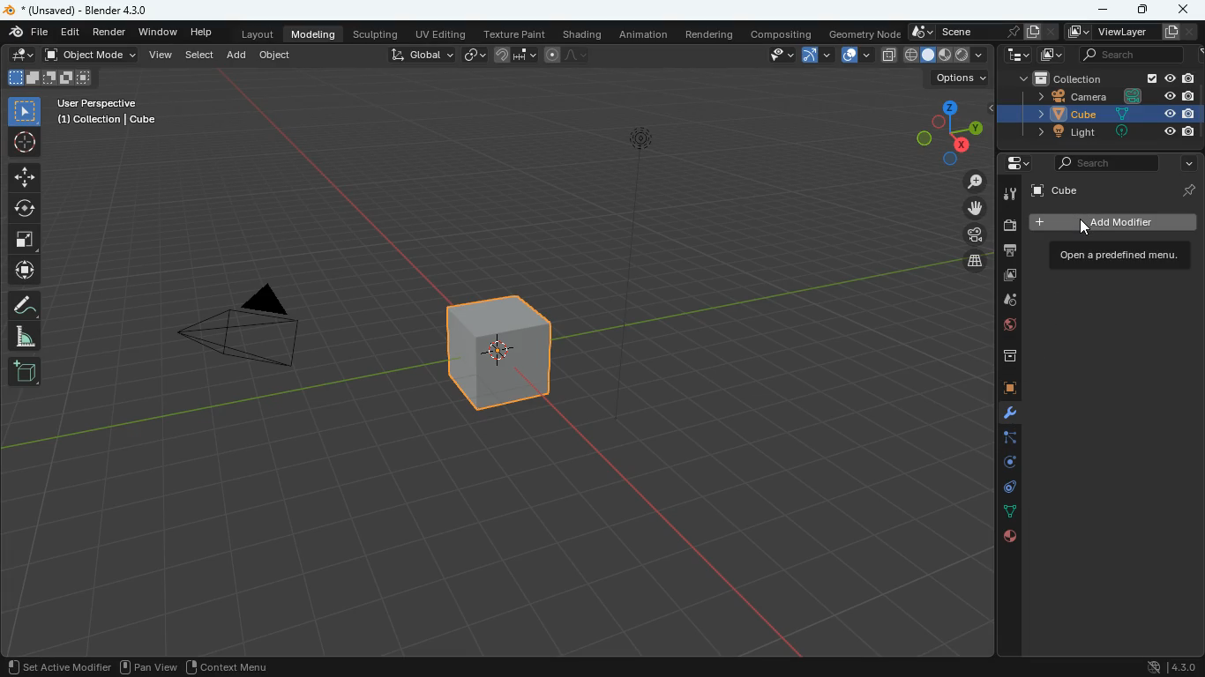 The width and height of the screenshot is (1205, 677). What do you see at coordinates (276, 54) in the screenshot?
I see `object` at bounding box center [276, 54].